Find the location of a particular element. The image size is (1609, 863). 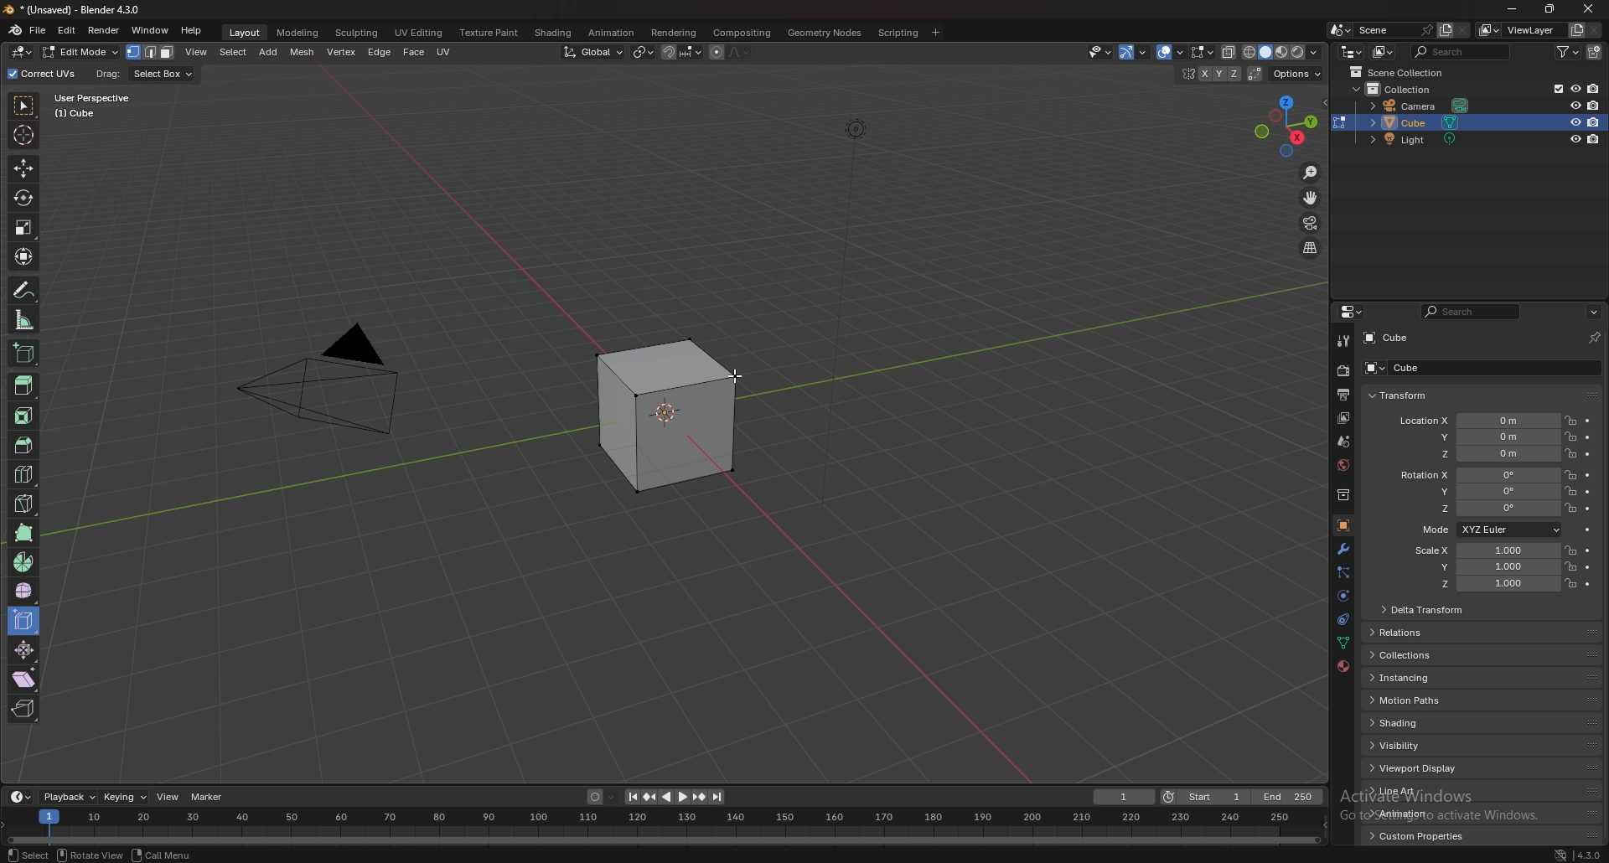

hide in viewport is located at coordinates (1573, 139).